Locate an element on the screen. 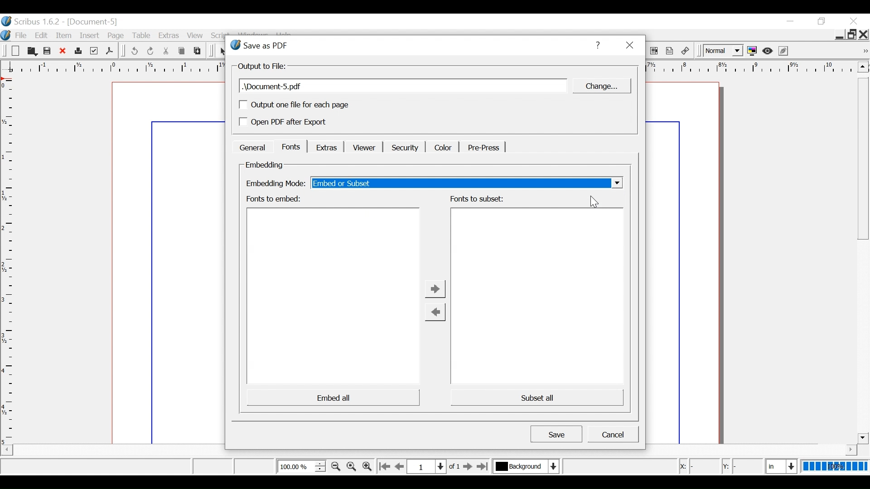  Item is located at coordinates (65, 35).